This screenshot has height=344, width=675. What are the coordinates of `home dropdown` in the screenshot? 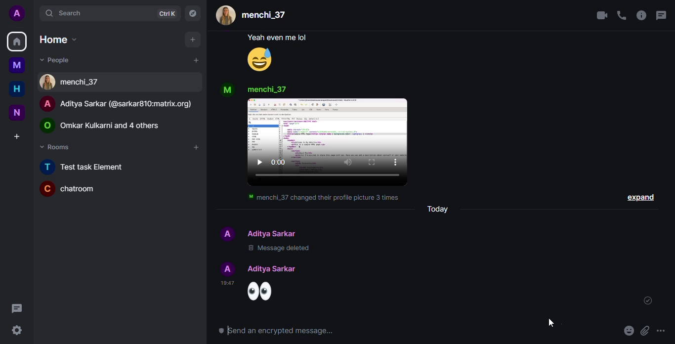 It's located at (55, 39).